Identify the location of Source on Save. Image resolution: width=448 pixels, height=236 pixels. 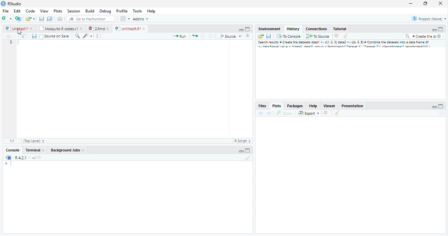
(54, 37).